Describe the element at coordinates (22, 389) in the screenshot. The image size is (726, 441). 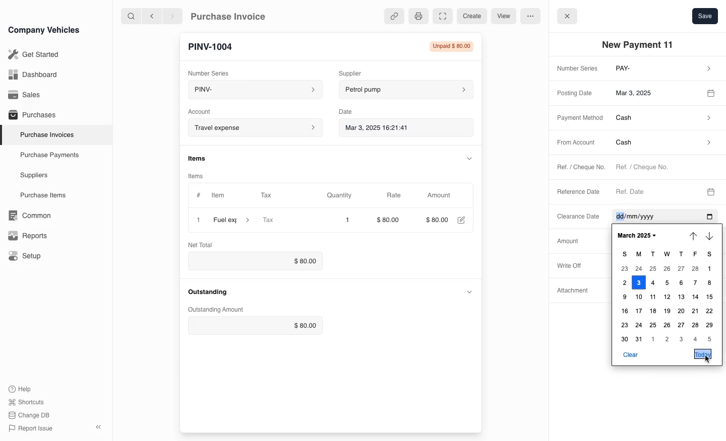
I see `Help` at that location.